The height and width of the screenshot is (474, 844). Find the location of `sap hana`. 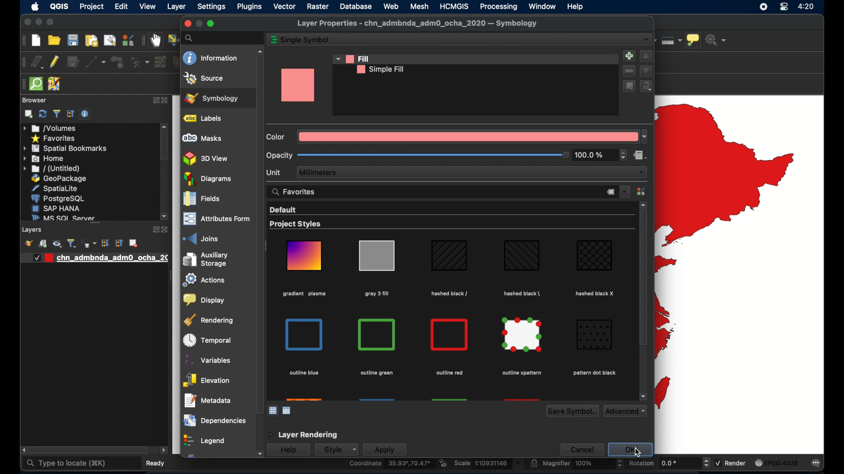

sap hana is located at coordinates (56, 208).